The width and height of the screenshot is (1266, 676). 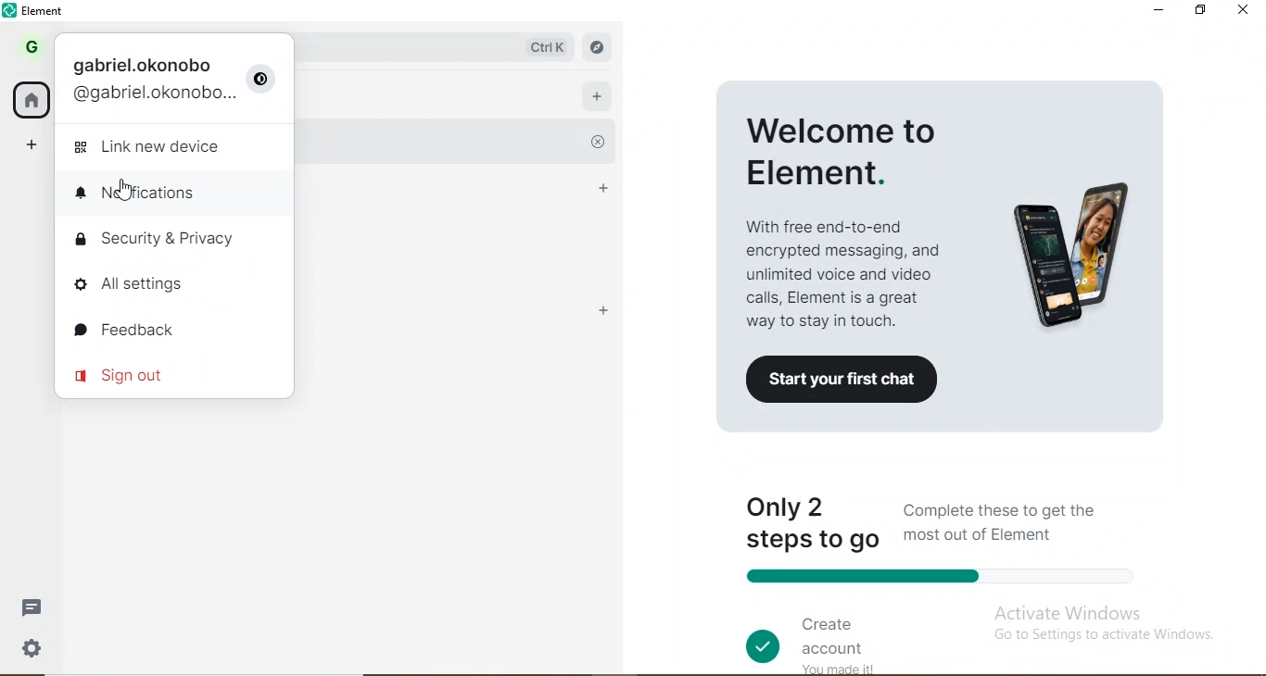 I want to click on gabriel.okonobo, so click(x=145, y=59).